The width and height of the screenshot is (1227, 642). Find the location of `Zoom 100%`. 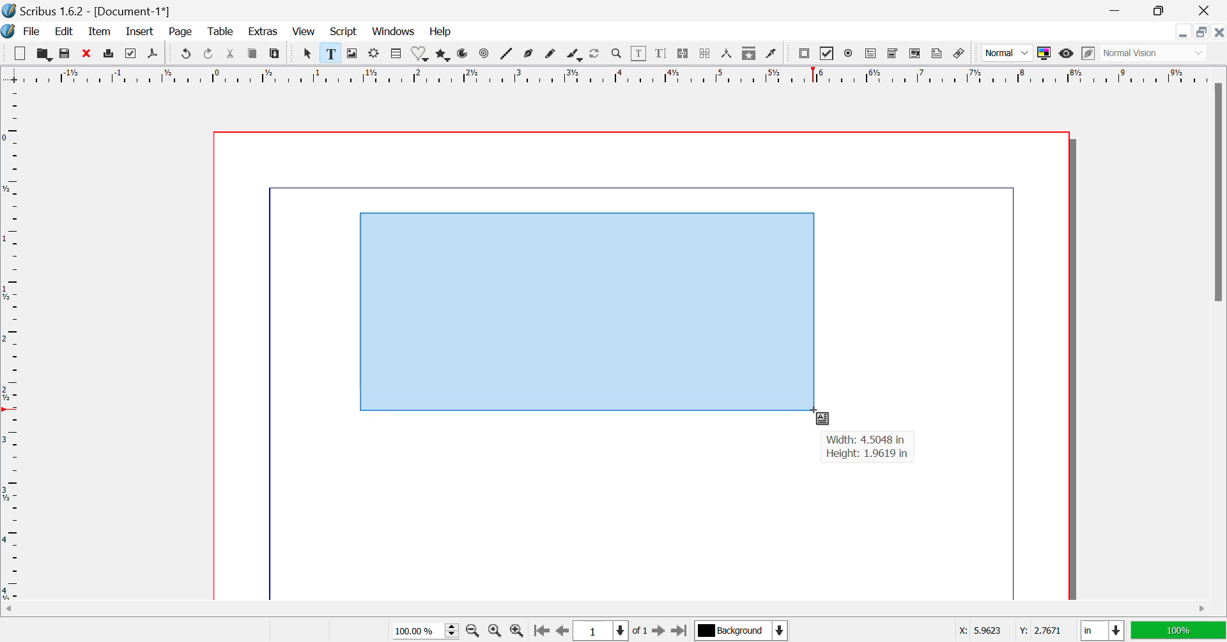

Zoom 100% is located at coordinates (427, 630).